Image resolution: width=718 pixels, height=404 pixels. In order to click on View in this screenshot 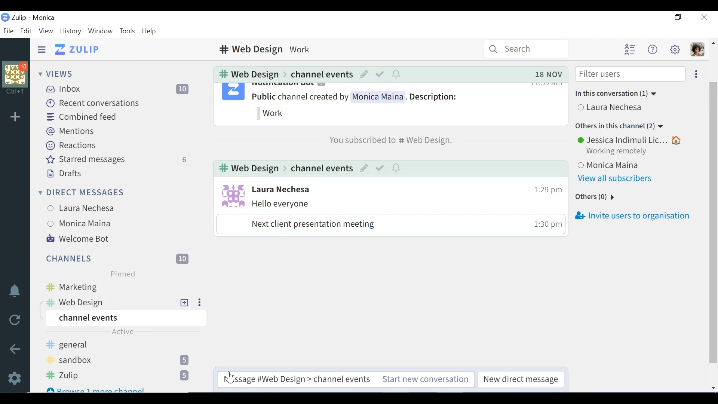, I will do `click(45, 30)`.